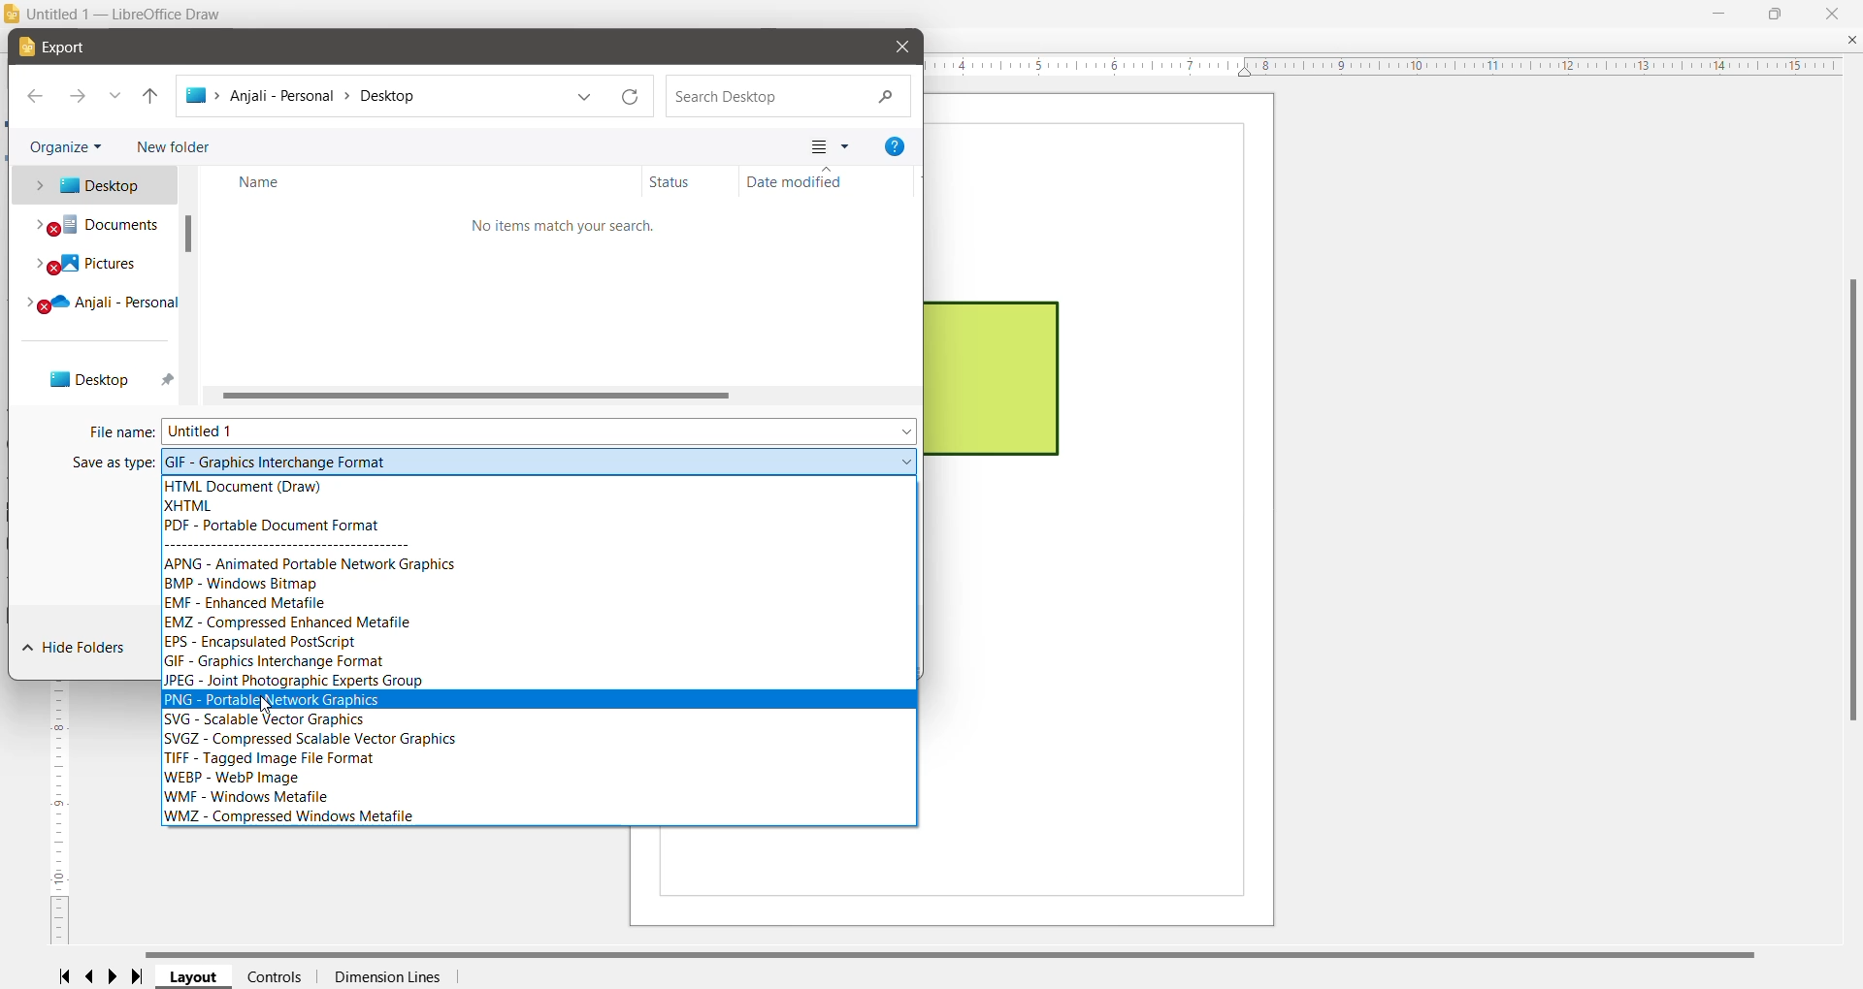  What do you see at coordinates (371, 100) in the screenshot?
I see `Current Location` at bounding box center [371, 100].